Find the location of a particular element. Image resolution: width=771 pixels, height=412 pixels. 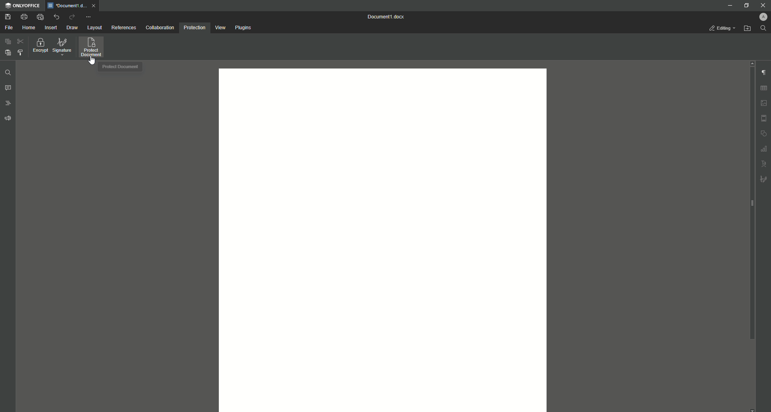

Profile is located at coordinates (761, 17).